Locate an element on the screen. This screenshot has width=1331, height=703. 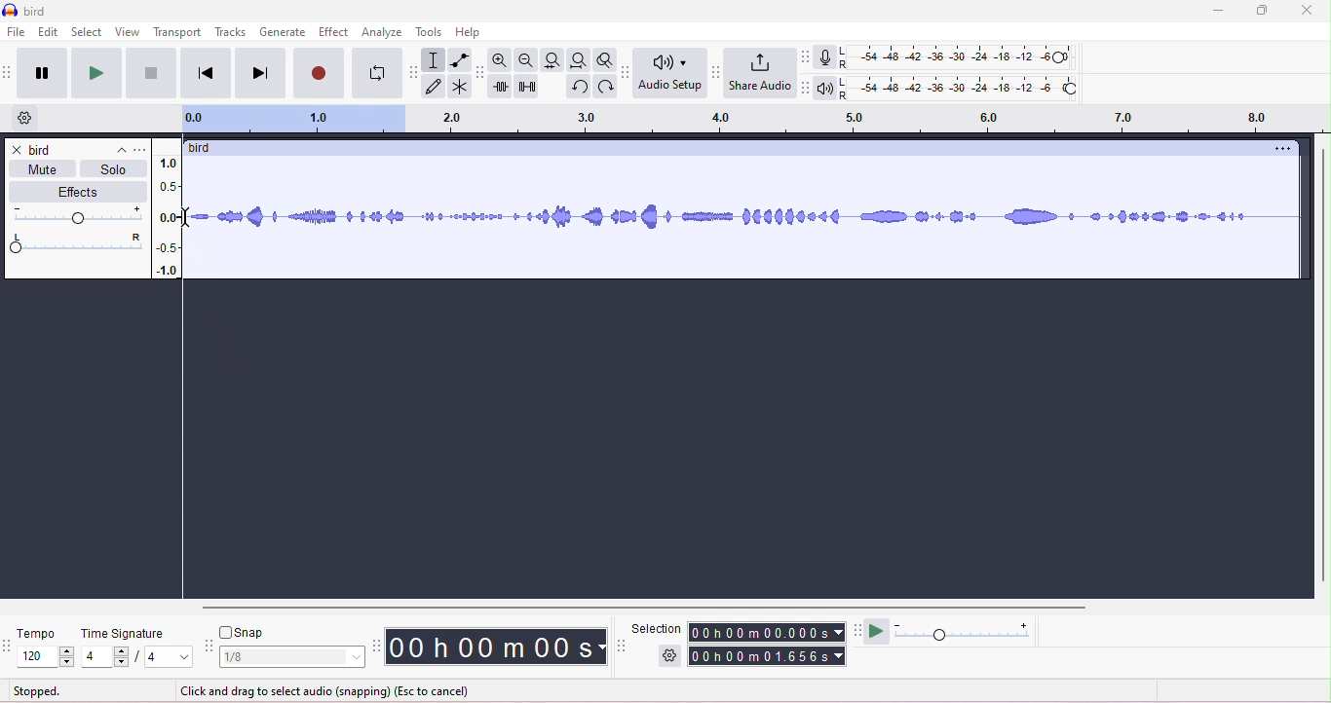
4/4 (select time signature) is located at coordinates (136, 658).